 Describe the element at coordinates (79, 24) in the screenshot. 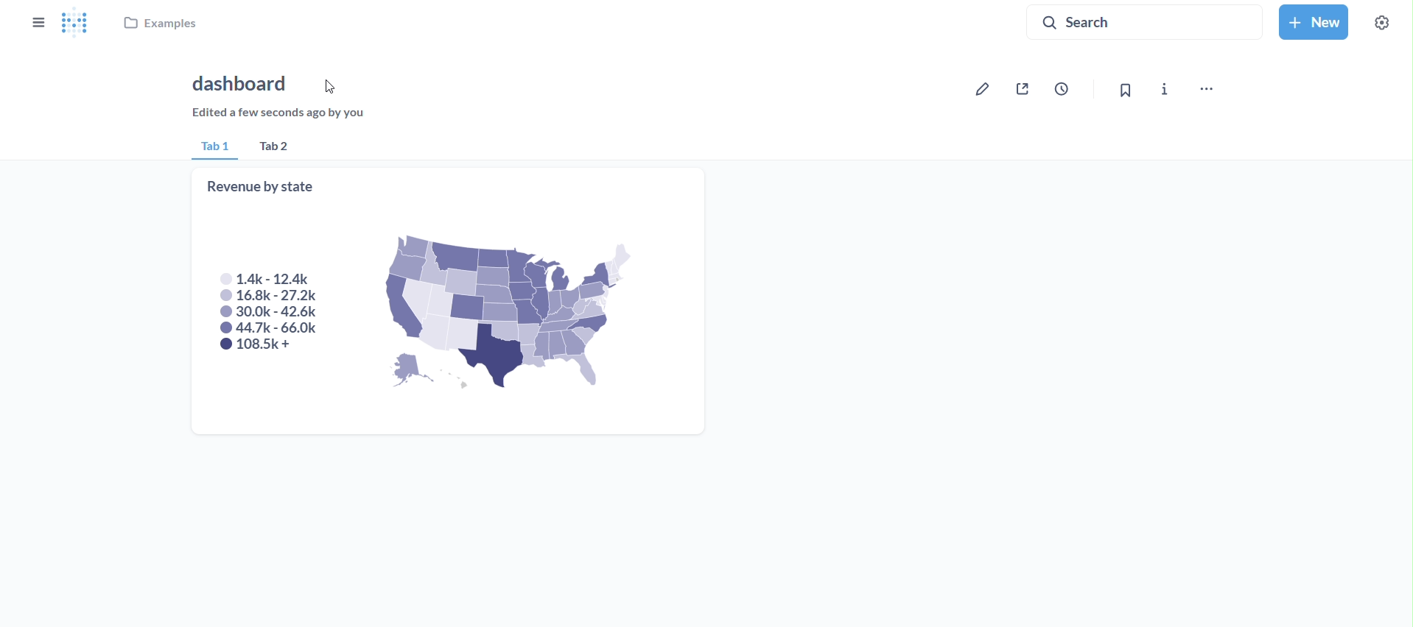

I see `logo` at that location.